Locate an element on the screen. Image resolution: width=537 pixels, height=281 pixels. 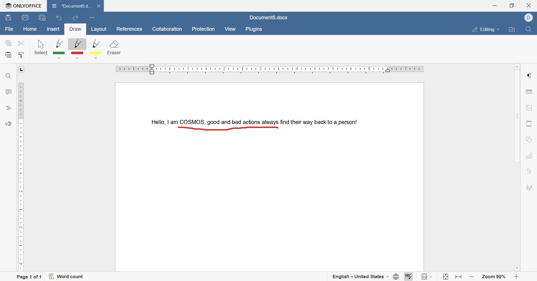
signature settings is located at coordinates (530, 188).